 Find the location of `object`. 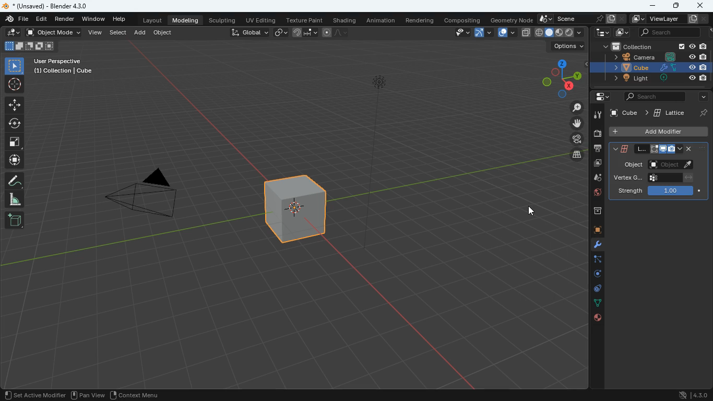

object is located at coordinates (660, 164).